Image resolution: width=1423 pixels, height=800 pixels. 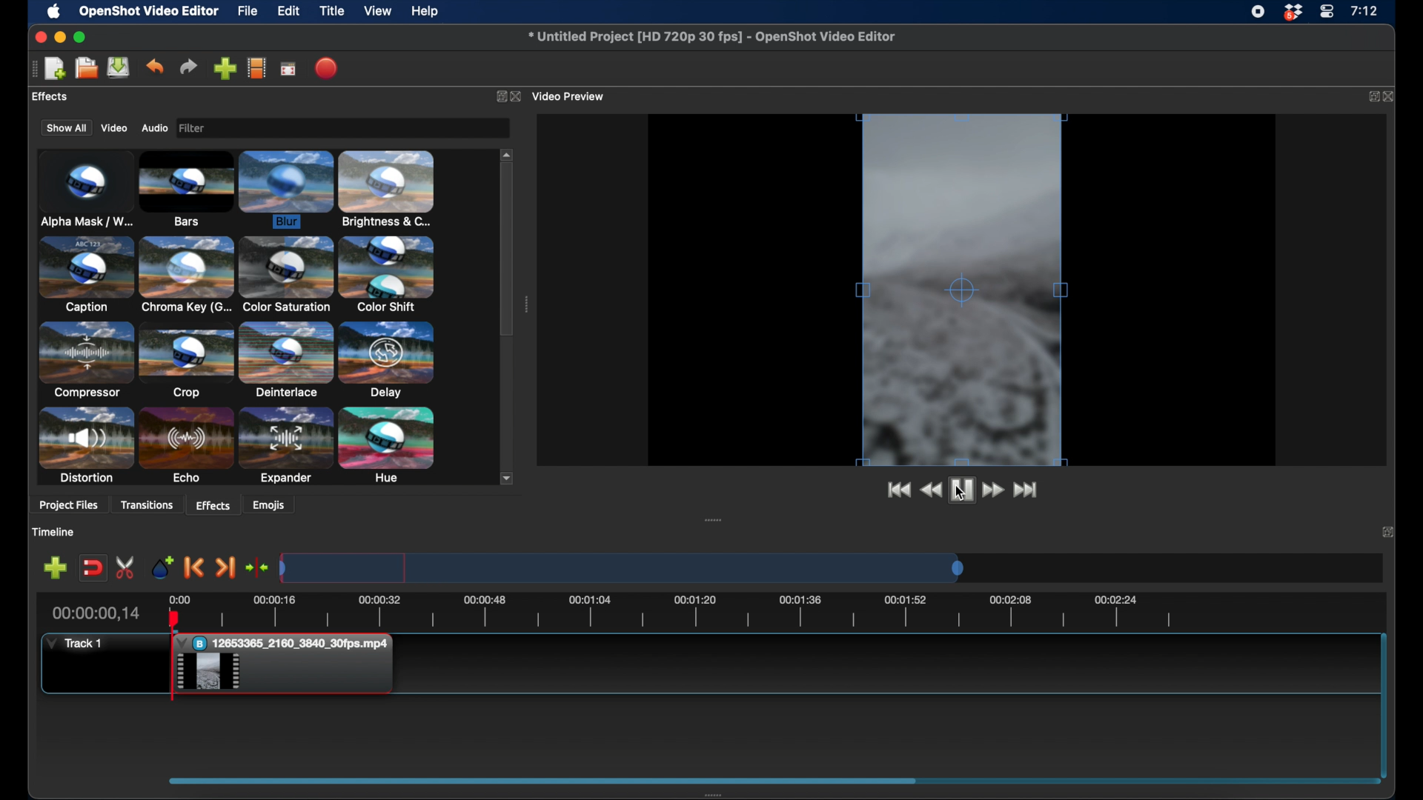 What do you see at coordinates (507, 252) in the screenshot?
I see `scroll box` at bounding box center [507, 252].